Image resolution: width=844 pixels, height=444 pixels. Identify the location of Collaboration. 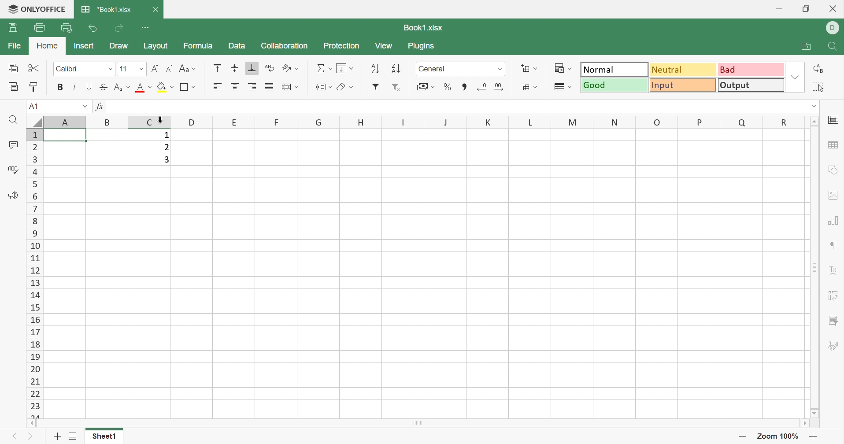
(285, 45).